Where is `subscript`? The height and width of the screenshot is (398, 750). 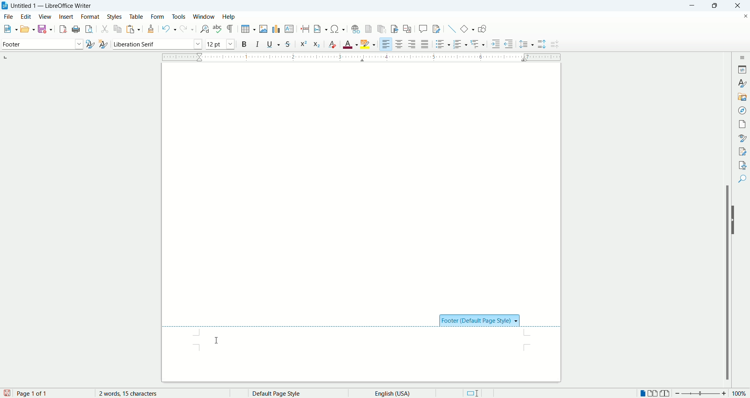
subscript is located at coordinates (317, 45).